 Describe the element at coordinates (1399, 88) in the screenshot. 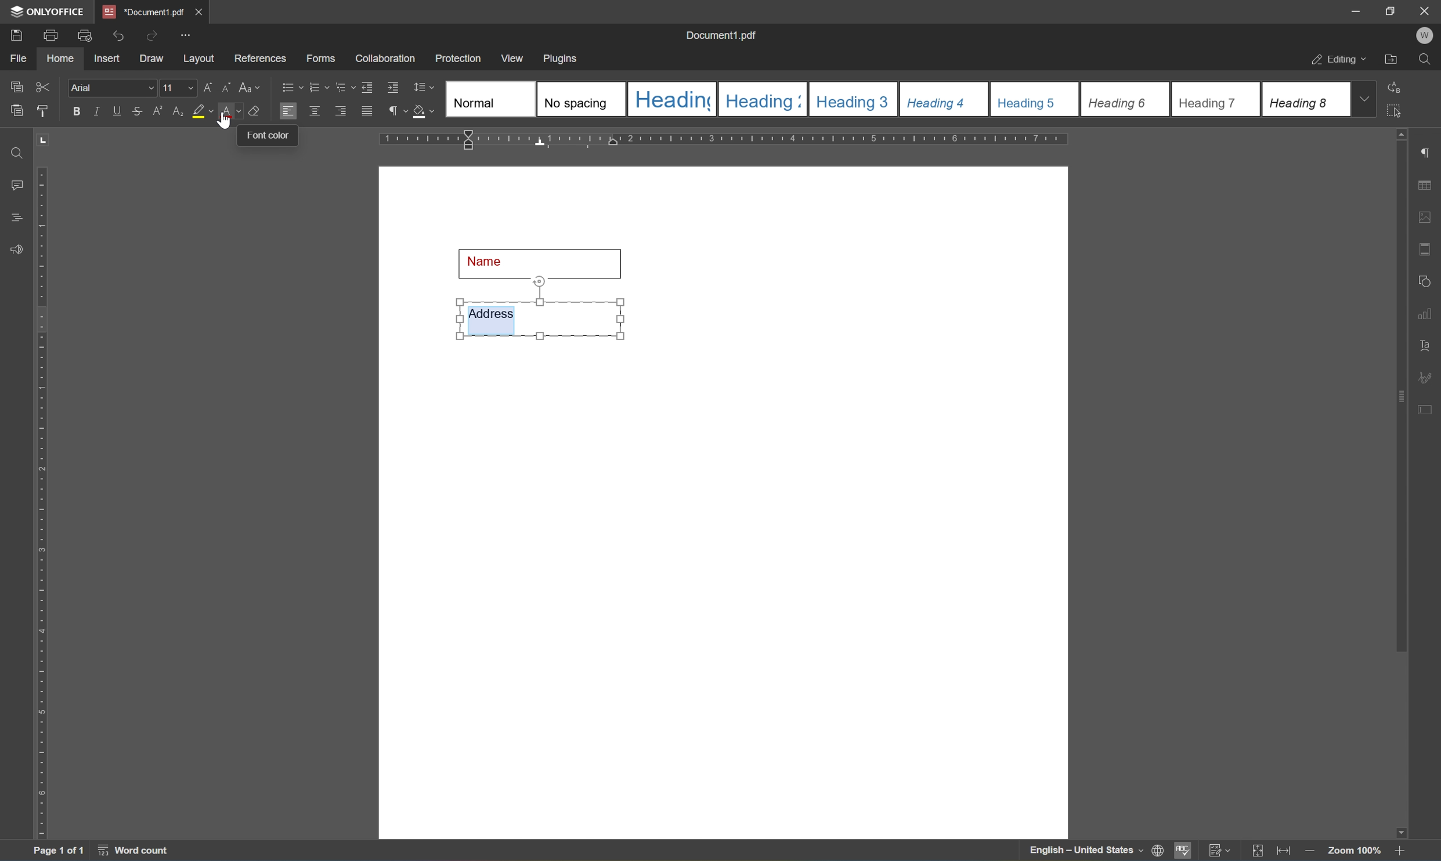

I see `replace` at that location.